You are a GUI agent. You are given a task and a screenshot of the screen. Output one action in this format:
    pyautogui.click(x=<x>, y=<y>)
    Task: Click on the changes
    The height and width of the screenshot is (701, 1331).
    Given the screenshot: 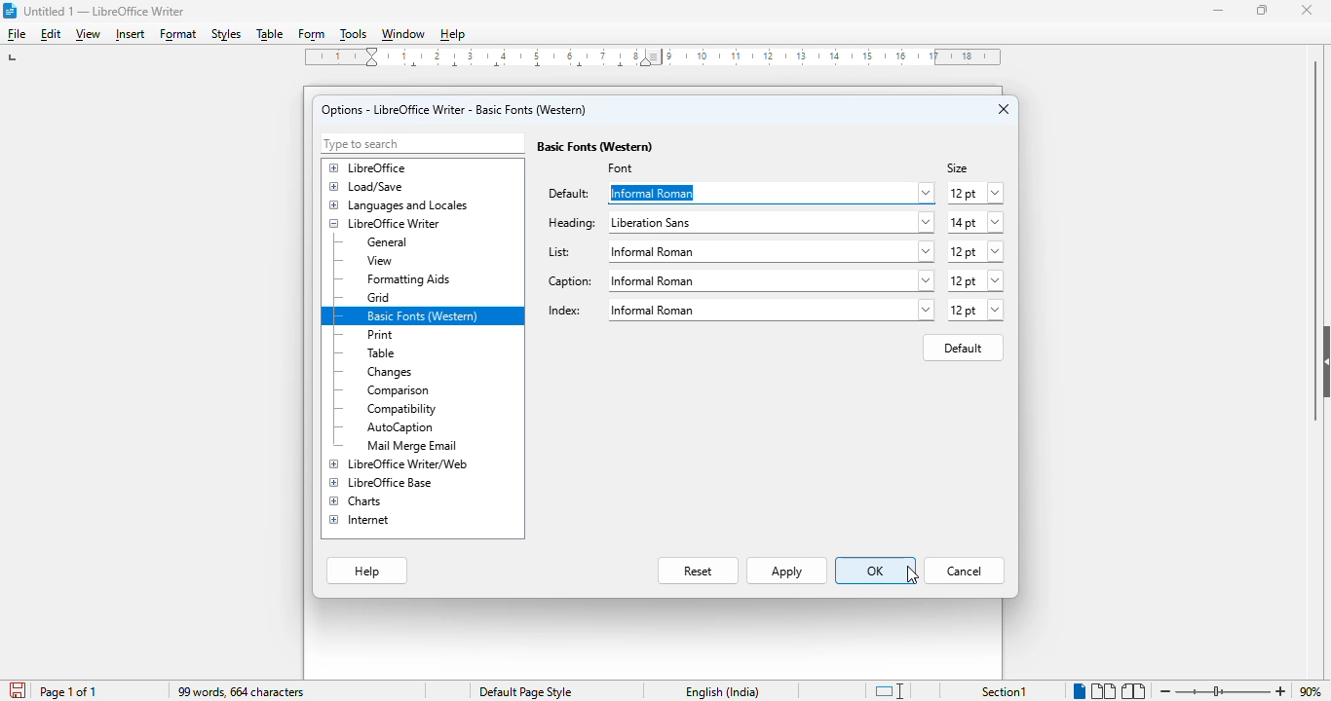 What is the action you would take?
    pyautogui.click(x=389, y=373)
    